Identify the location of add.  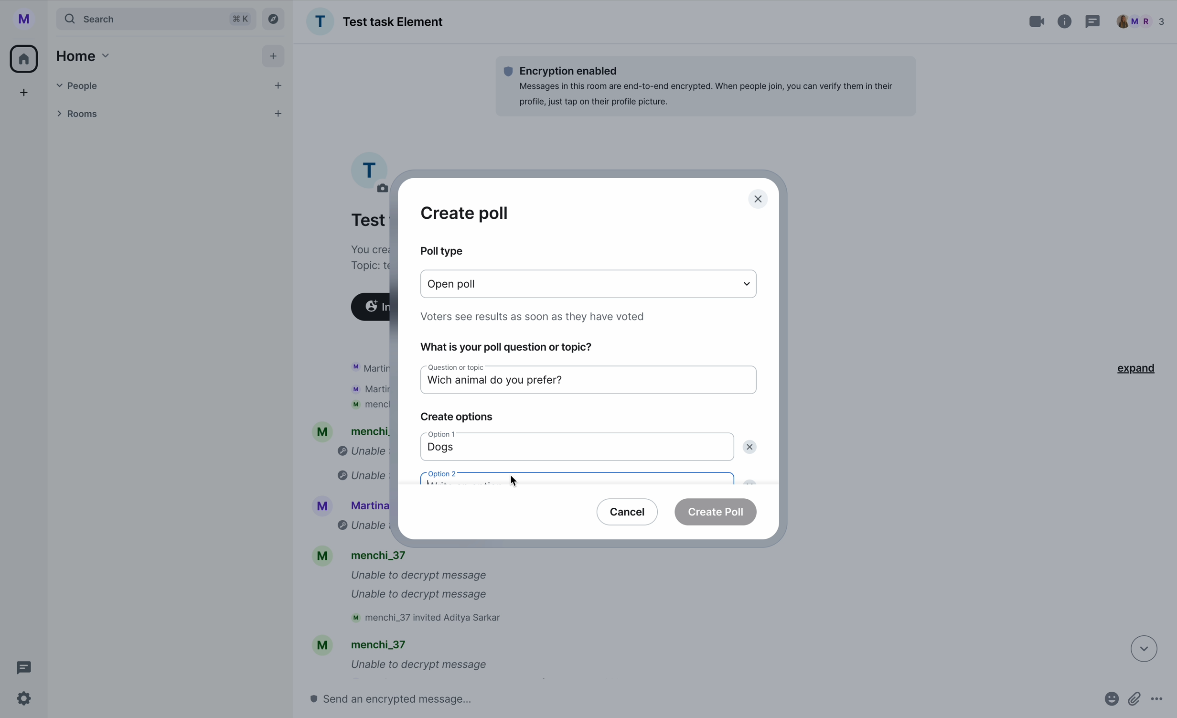
(275, 58).